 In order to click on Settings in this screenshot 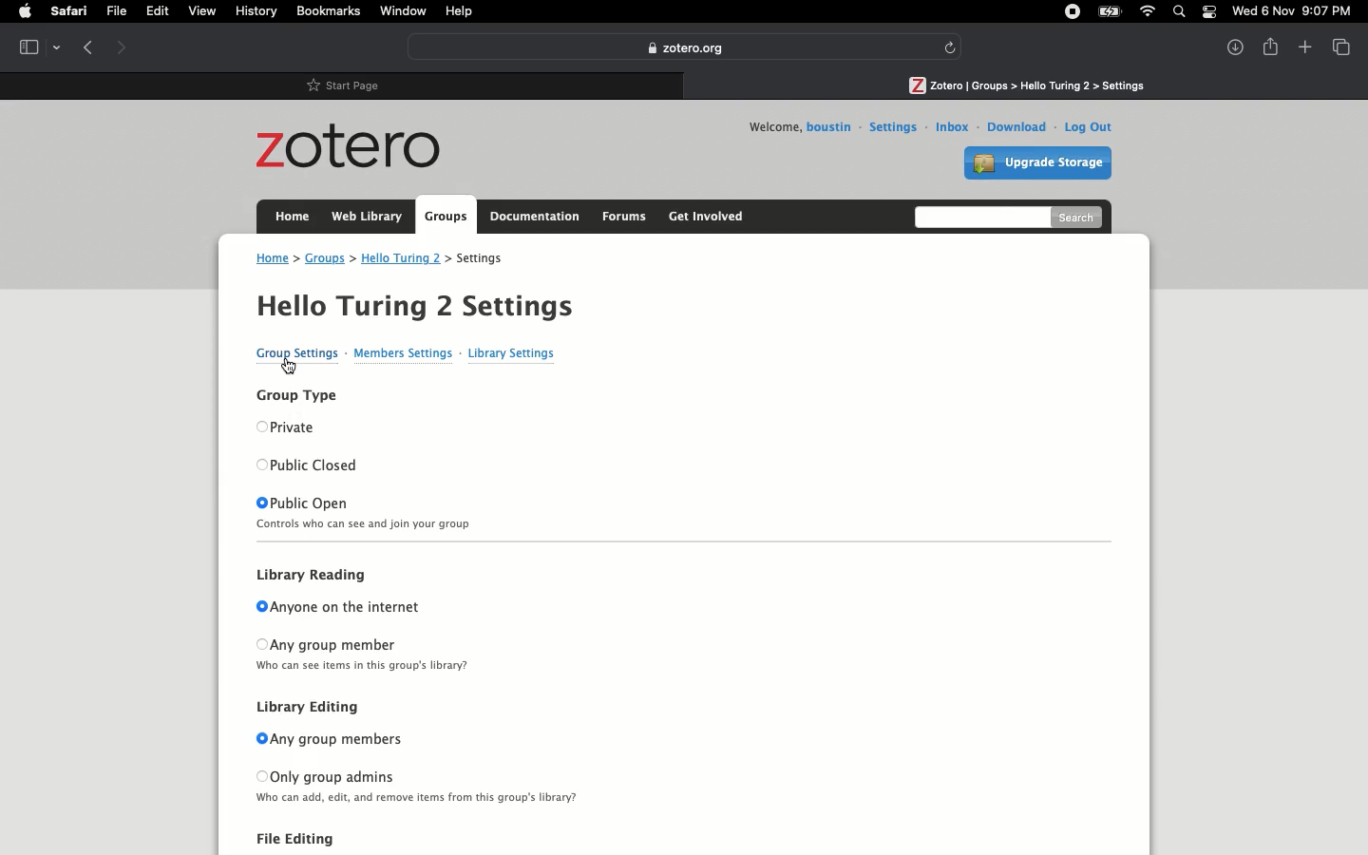, I will do `click(893, 127)`.